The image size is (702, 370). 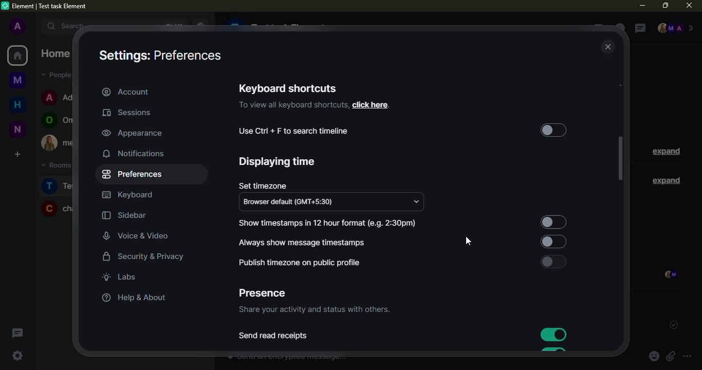 What do you see at coordinates (6, 6) in the screenshot?
I see `logo` at bounding box center [6, 6].